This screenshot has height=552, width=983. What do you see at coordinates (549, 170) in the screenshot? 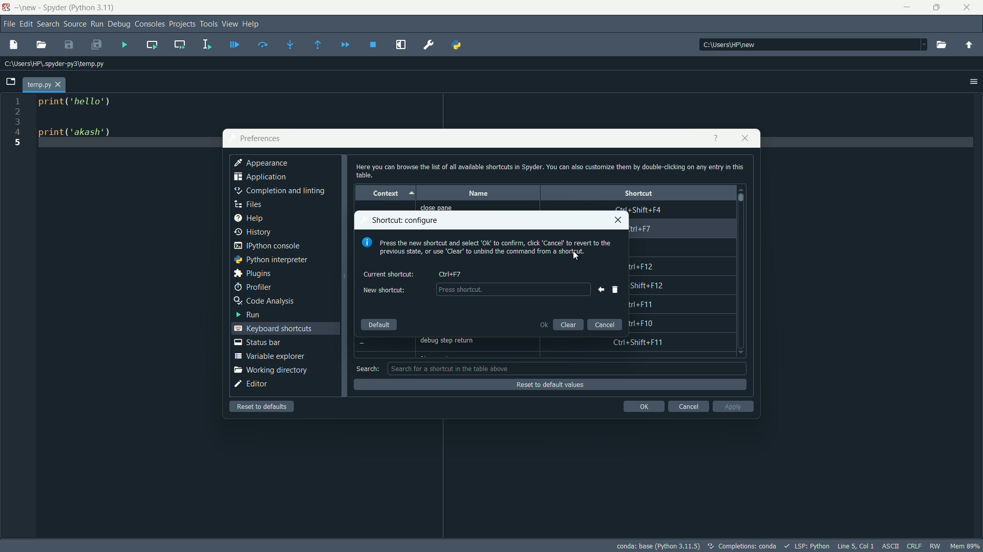
I see `text - Here you can browse the list of all available shortcuts in Spyder. You can also customize them by double-clicking on any entry in this table.` at bounding box center [549, 170].